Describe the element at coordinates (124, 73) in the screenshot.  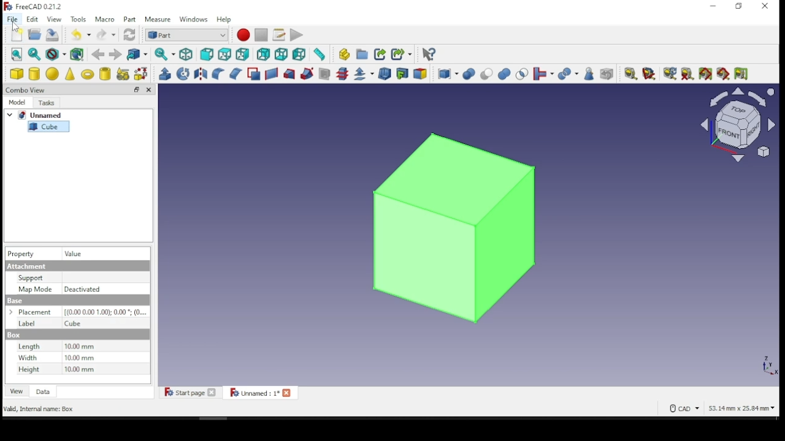
I see `create primitives` at that location.